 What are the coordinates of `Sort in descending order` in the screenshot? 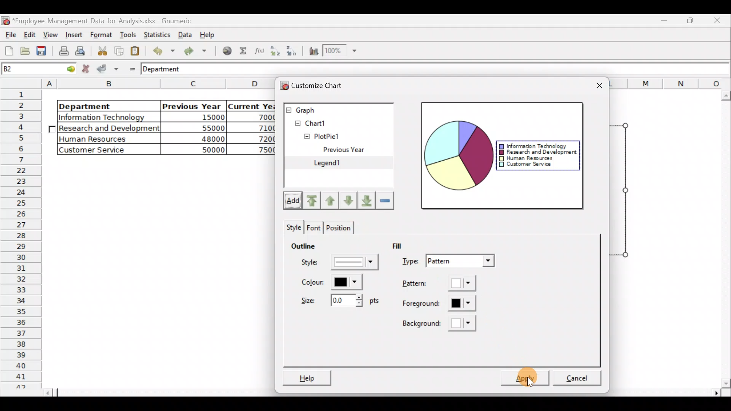 It's located at (292, 51).